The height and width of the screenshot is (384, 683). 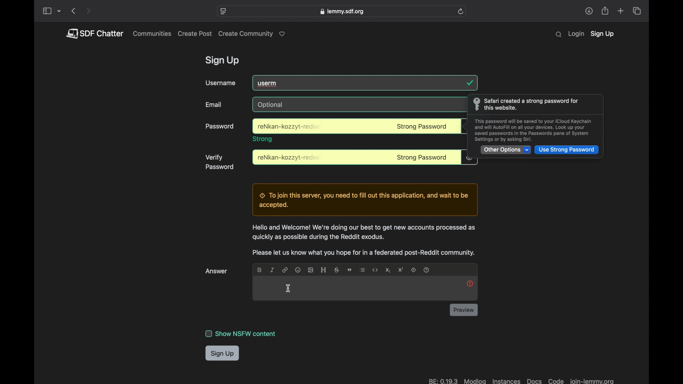 I want to click on email, so click(x=214, y=105).